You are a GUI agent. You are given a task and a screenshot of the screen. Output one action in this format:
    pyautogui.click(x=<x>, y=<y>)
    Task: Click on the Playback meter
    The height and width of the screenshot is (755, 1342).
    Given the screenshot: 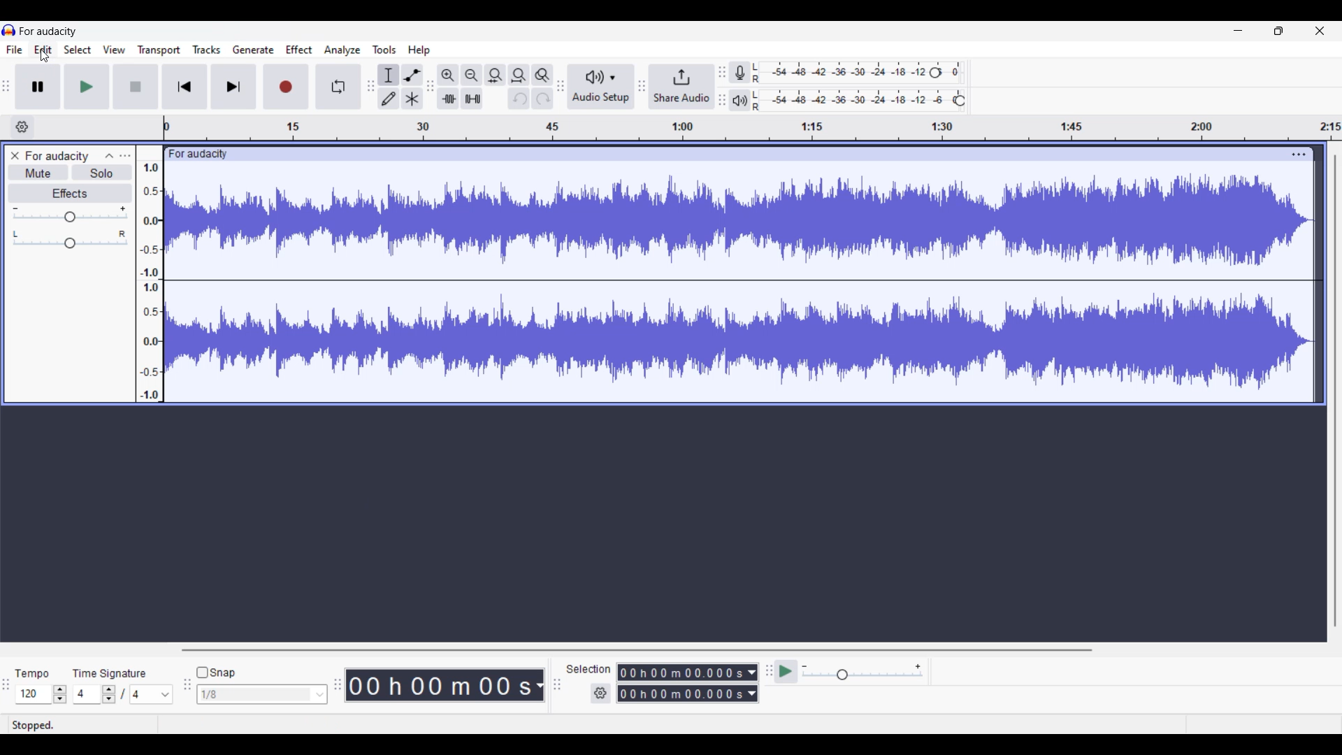 What is the action you would take?
    pyautogui.click(x=739, y=100)
    